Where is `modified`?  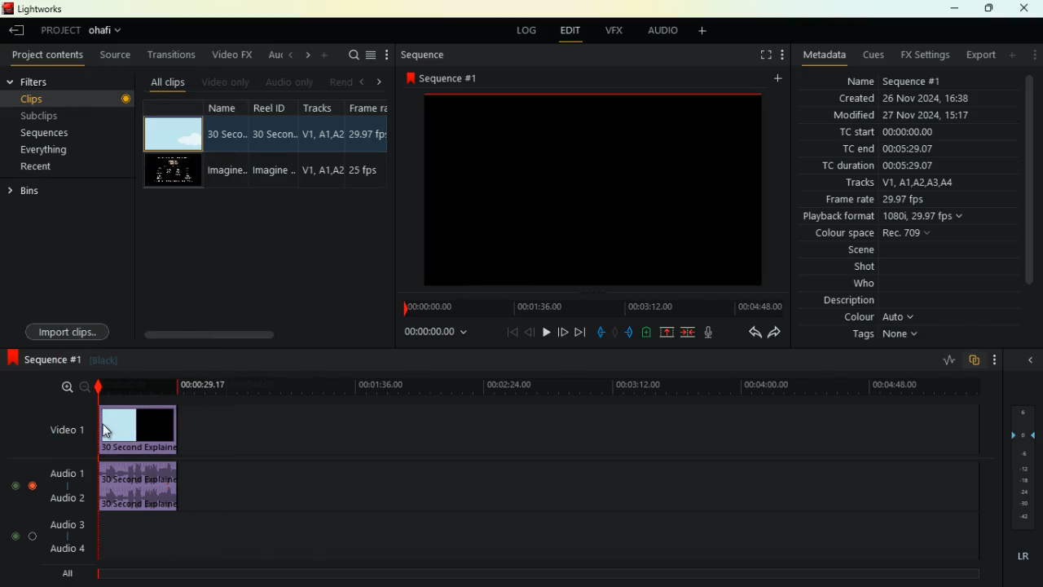
modified is located at coordinates (898, 116).